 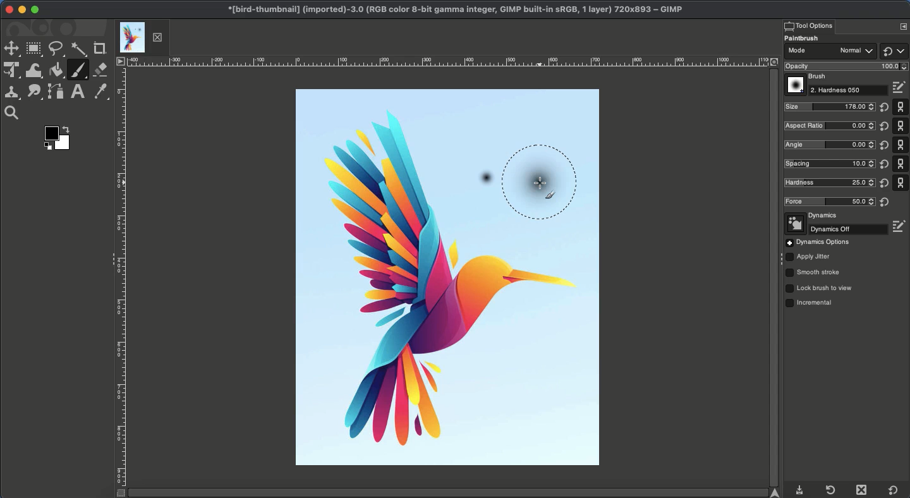 I want to click on Tab, so click(x=142, y=37).